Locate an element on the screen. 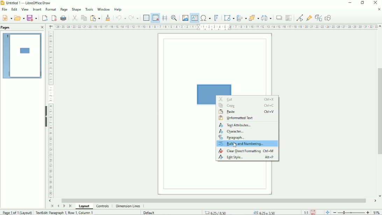 The width and height of the screenshot is (382, 215). Zoom out/in is located at coordinates (352, 213).